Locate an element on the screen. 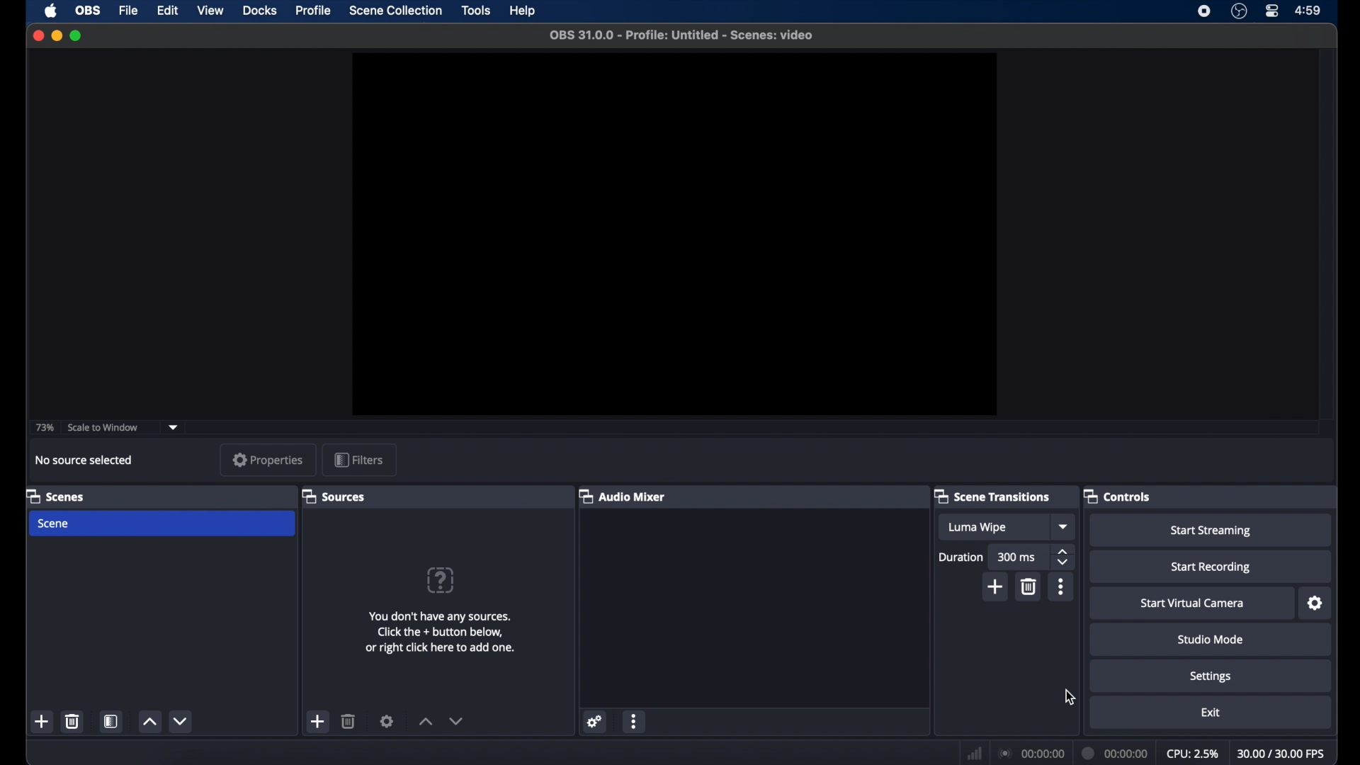 The image size is (1360, 765). delete is located at coordinates (73, 721).